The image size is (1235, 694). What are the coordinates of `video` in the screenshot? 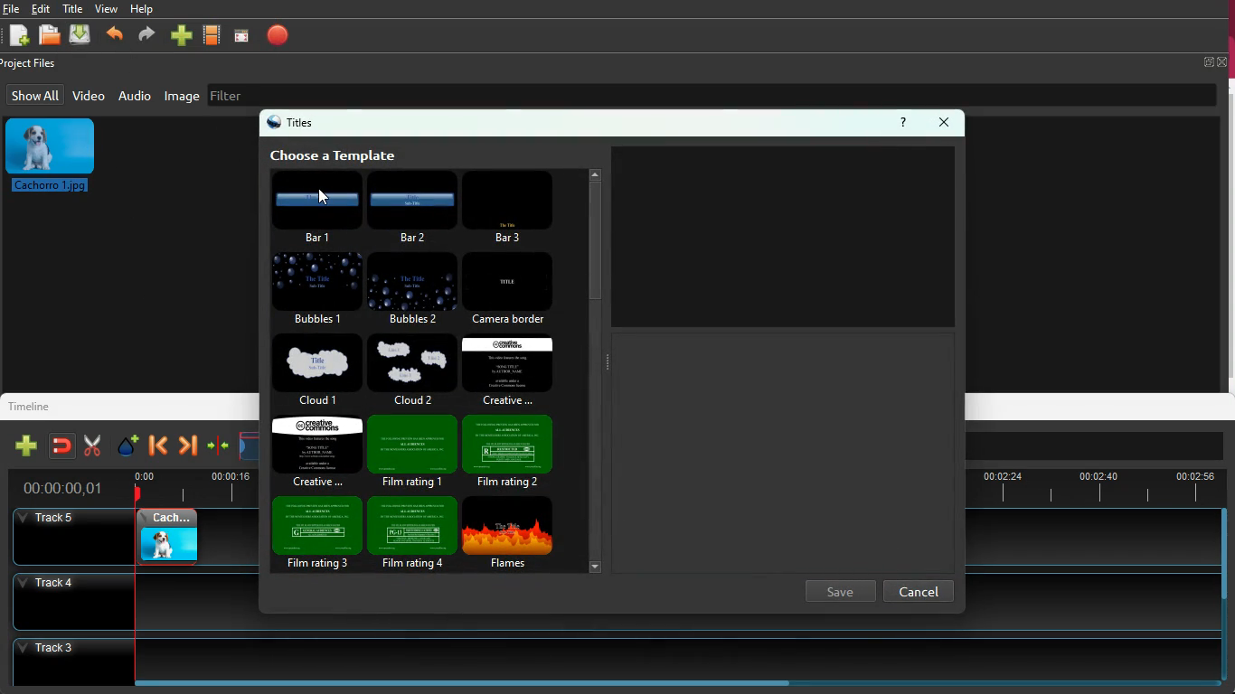 It's located at (89, 95).